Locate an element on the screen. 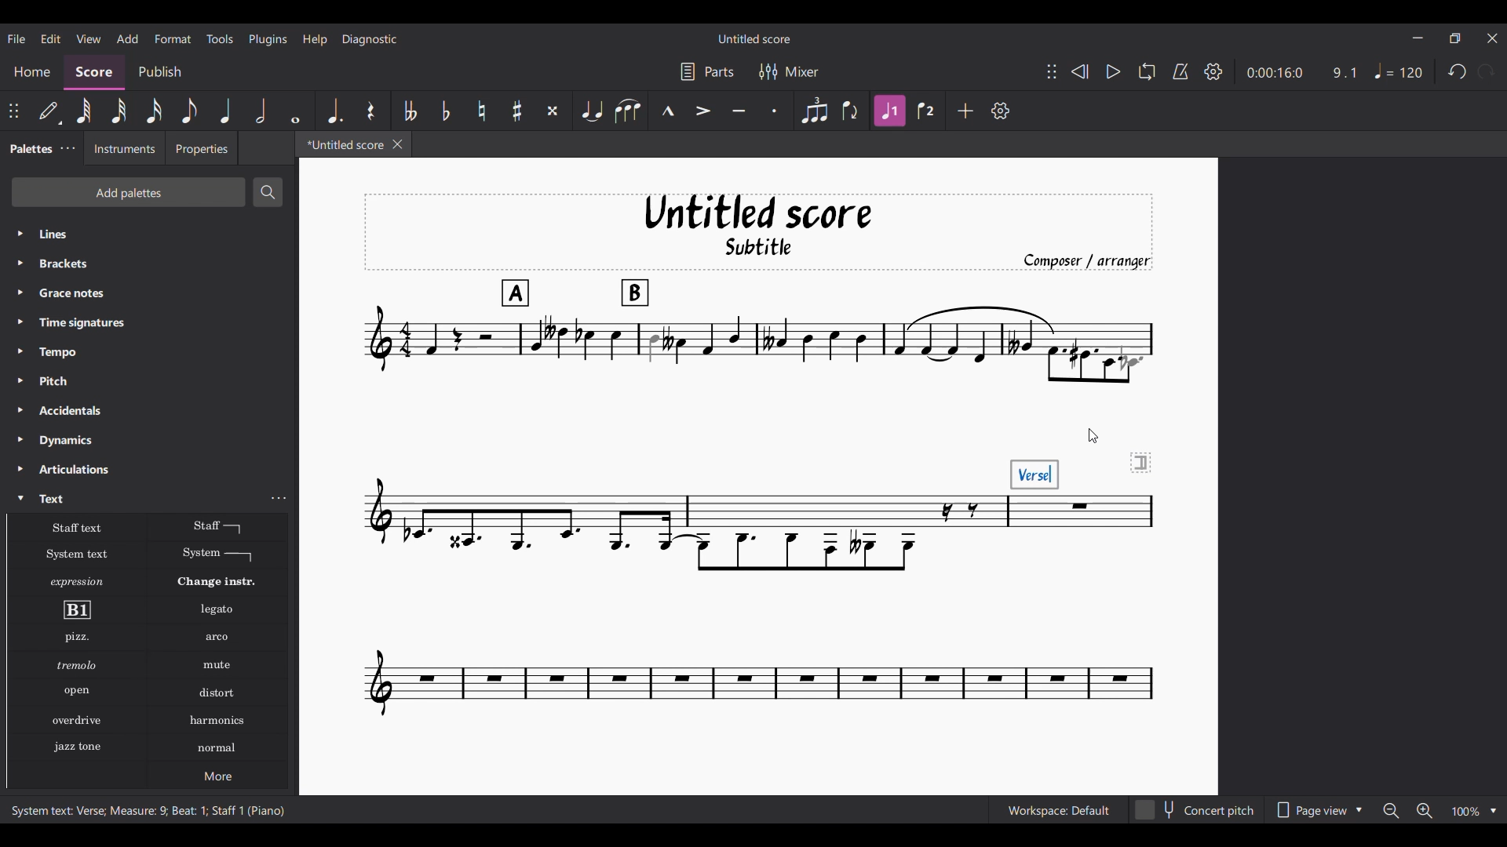 Image resolution: width=1507 pixels, height=847 pixels. Add menu is located at coordinates (128, 38).